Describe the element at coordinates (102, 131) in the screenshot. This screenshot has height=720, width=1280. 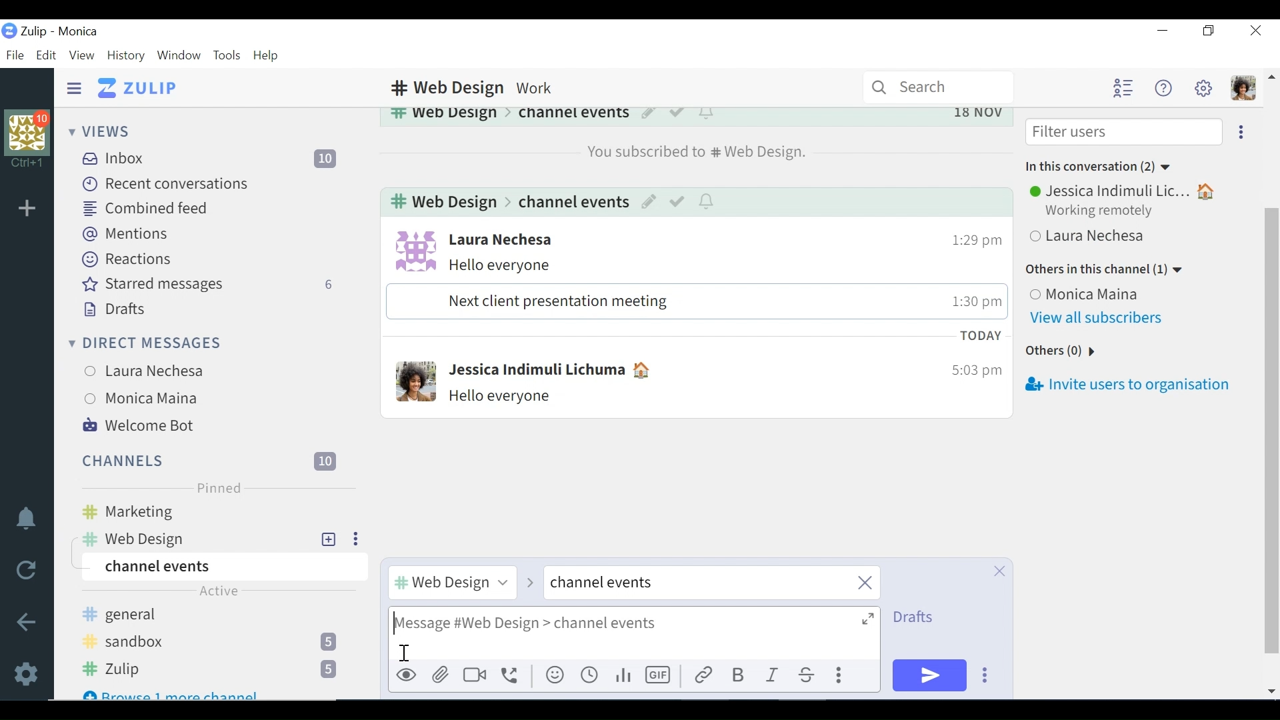
I see `Views menu` at that location.